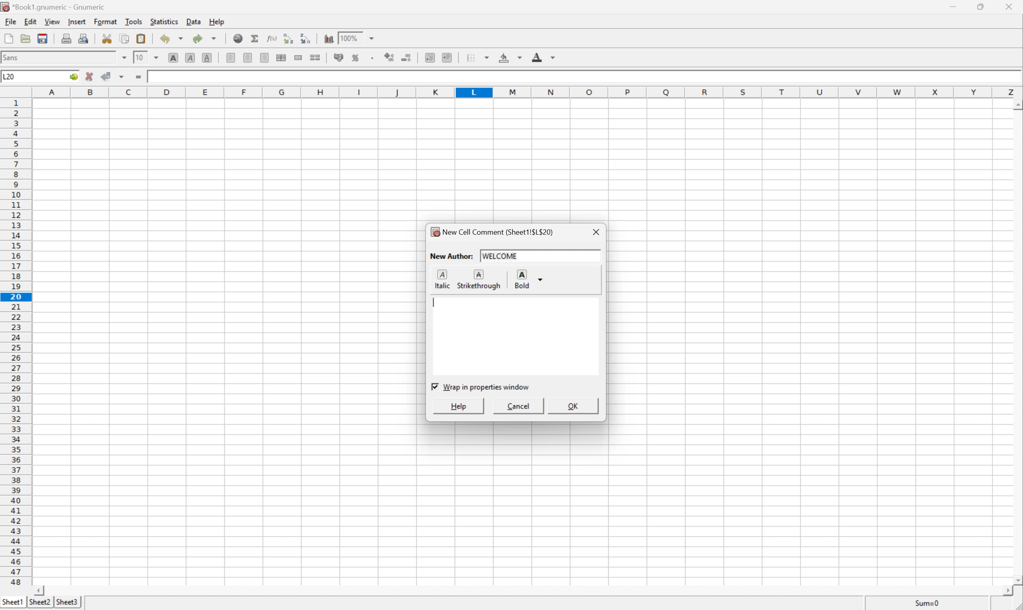 This screenshot has width=1023, height=610. Describe the element at coordinates (14, 602) in the screenshot. I see `Sheet1` at that location.